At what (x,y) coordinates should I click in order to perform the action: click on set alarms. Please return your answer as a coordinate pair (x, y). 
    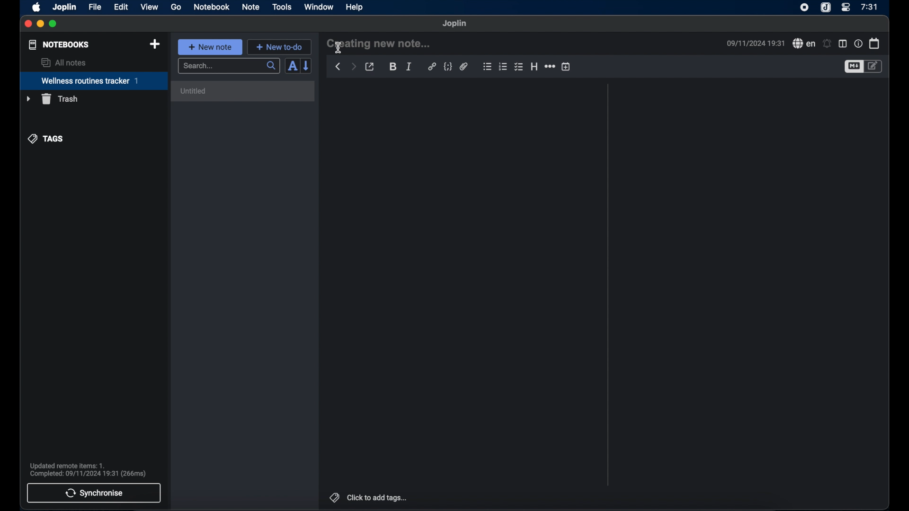
    Looking at the image, I should click on (827, 44).